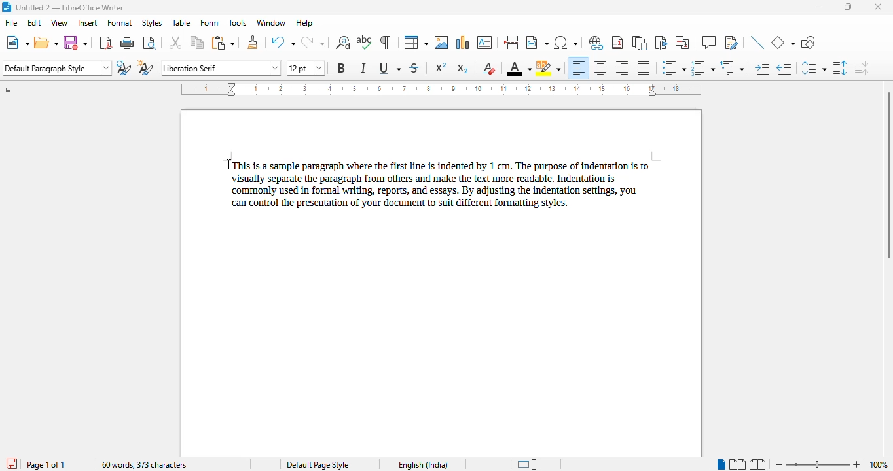 This screenshot has width=893, height=471. Describe the element at coordinates (6, 7) in the screenshot. I see `logo` at that location.